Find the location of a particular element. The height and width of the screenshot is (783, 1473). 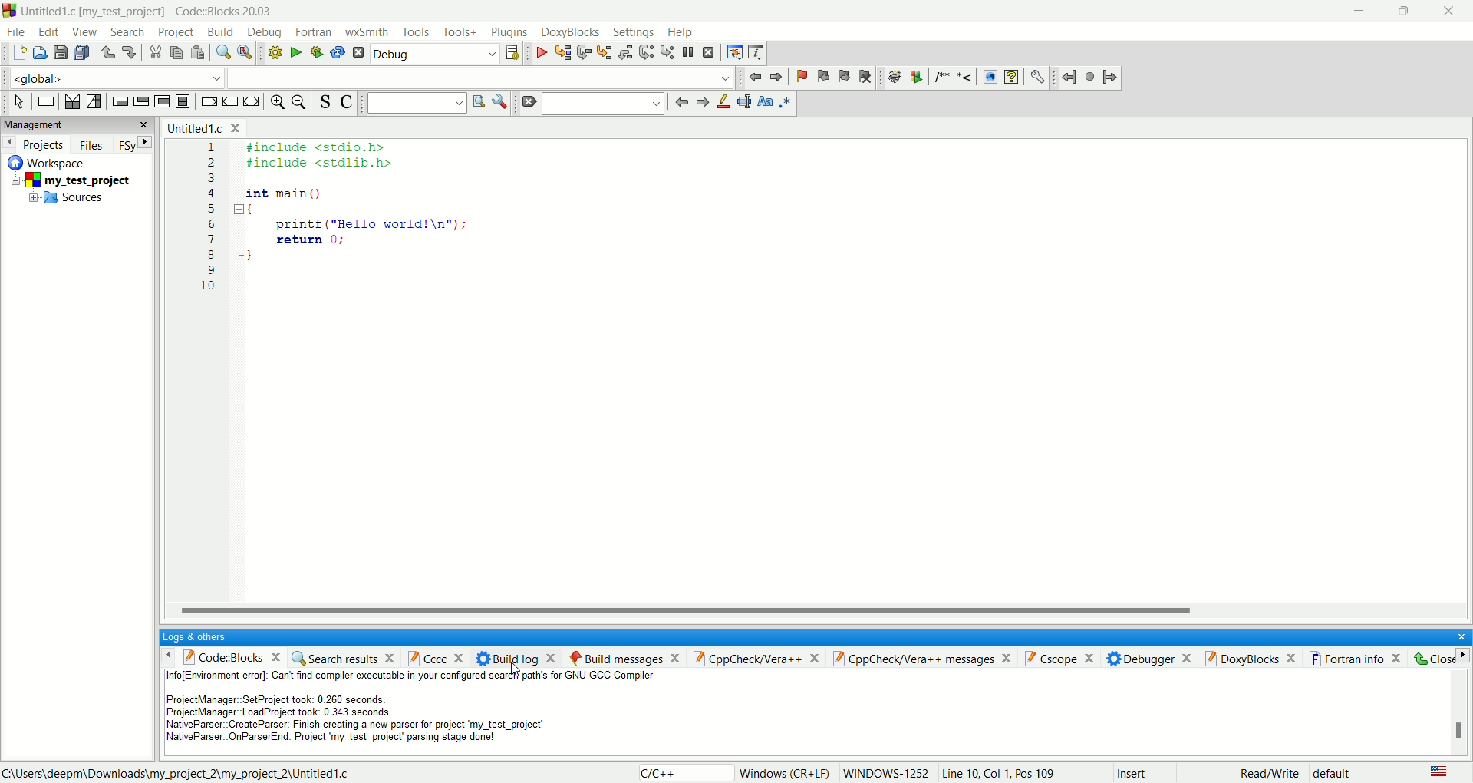

next bookmark is located at coordinates (842, 79).